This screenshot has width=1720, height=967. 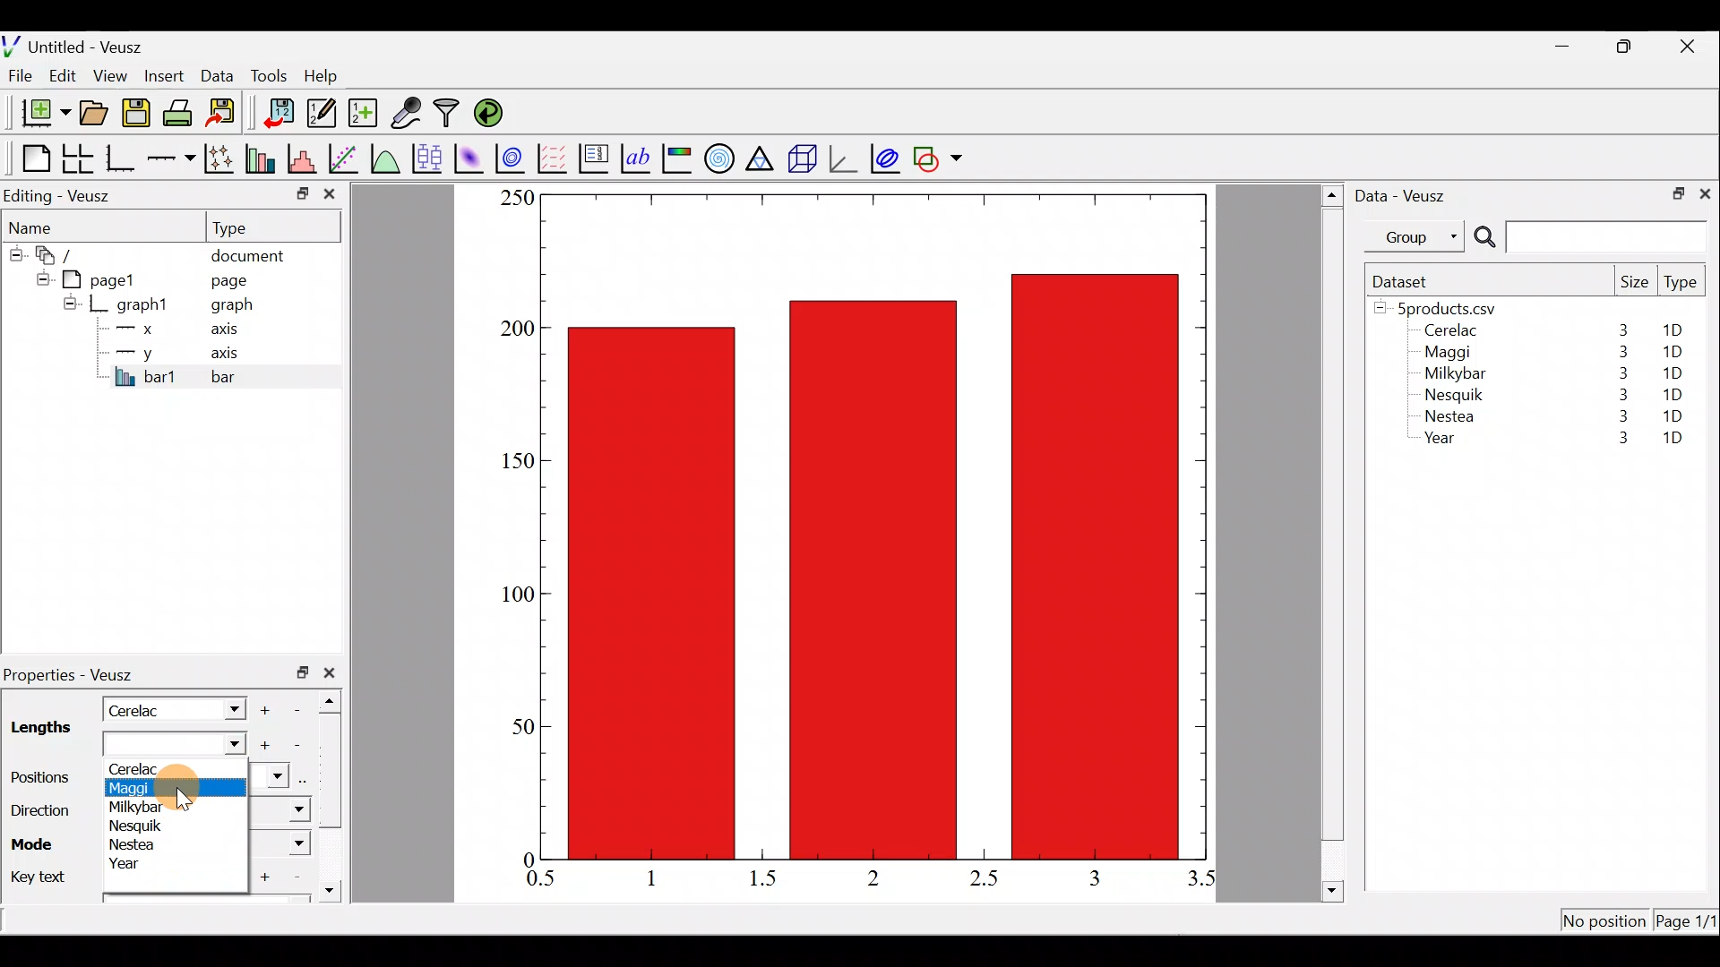 I want to click on File, so click(x=17, y=76).